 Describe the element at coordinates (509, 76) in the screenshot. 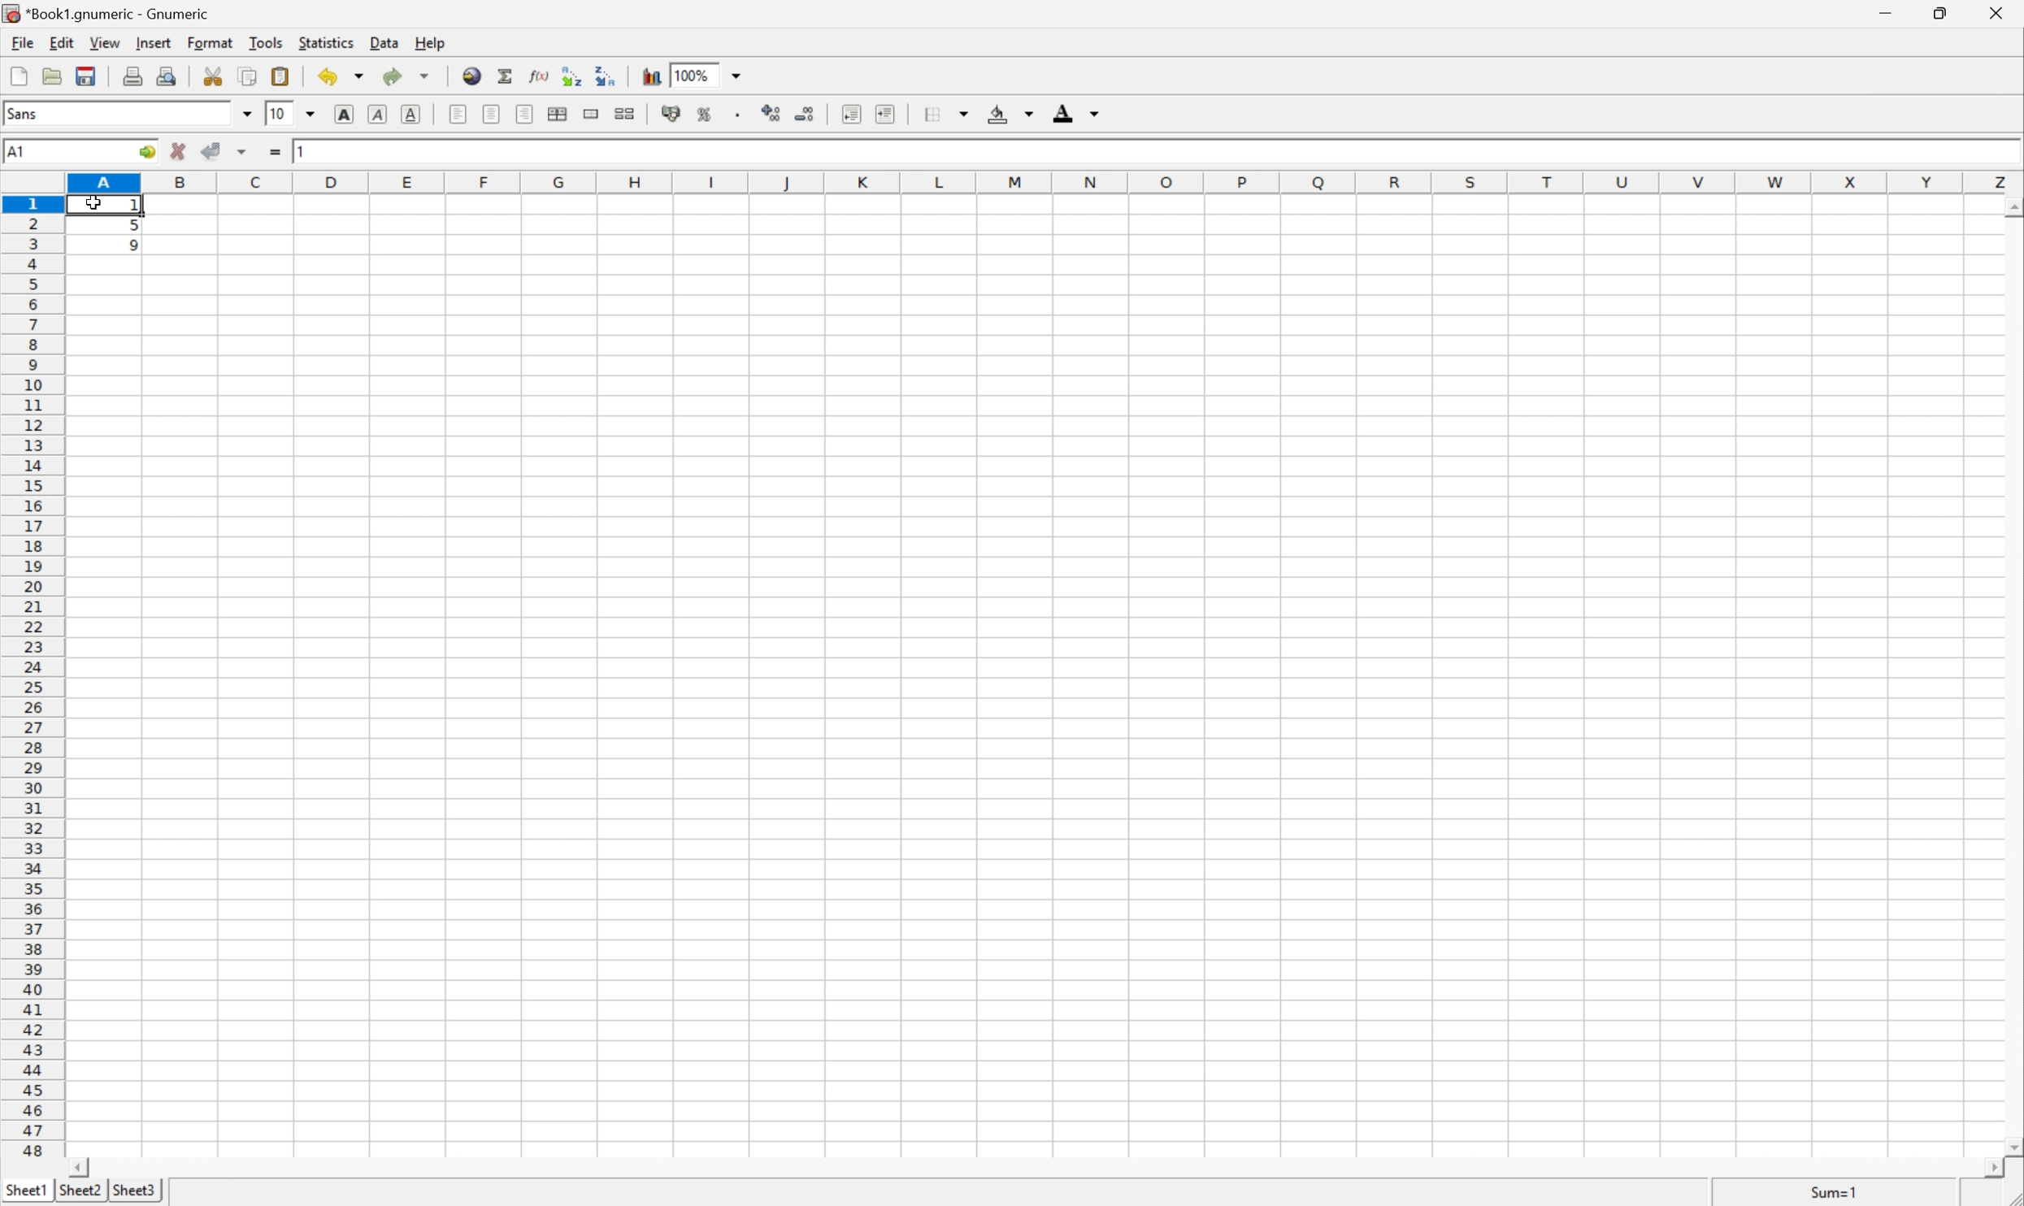

I see `sum in current cell` at that location.